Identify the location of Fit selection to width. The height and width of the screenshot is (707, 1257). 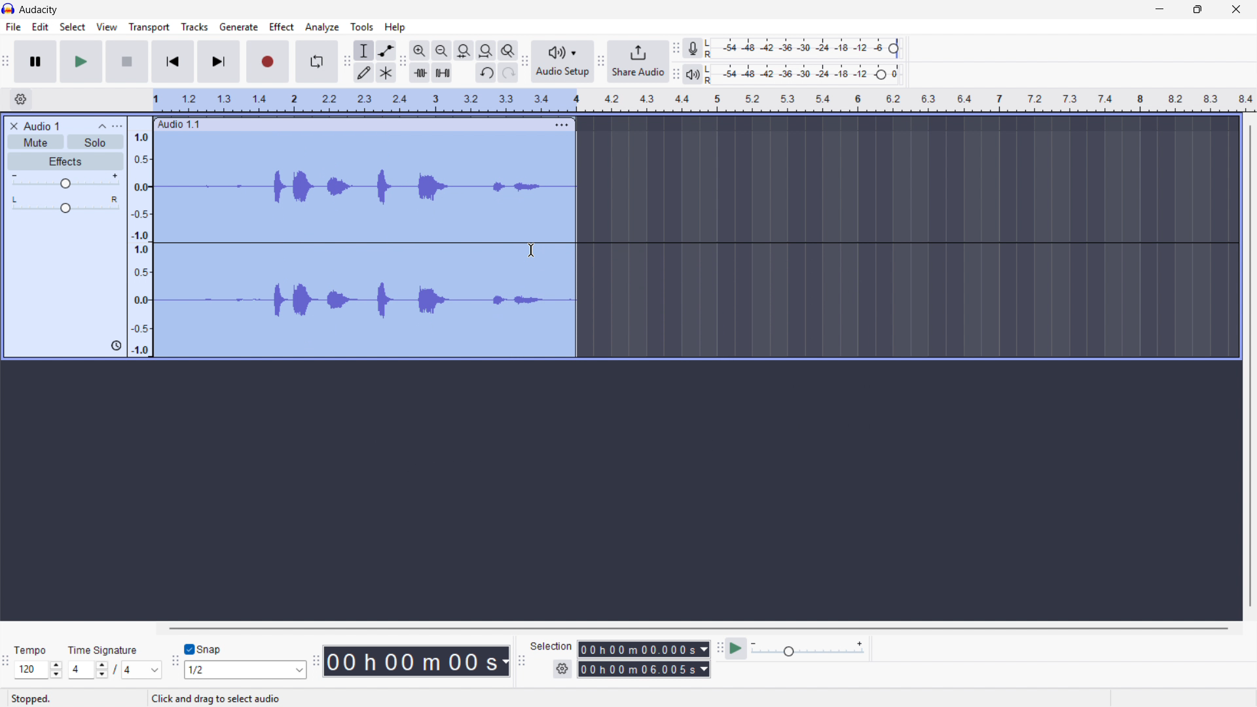
(464, 50).